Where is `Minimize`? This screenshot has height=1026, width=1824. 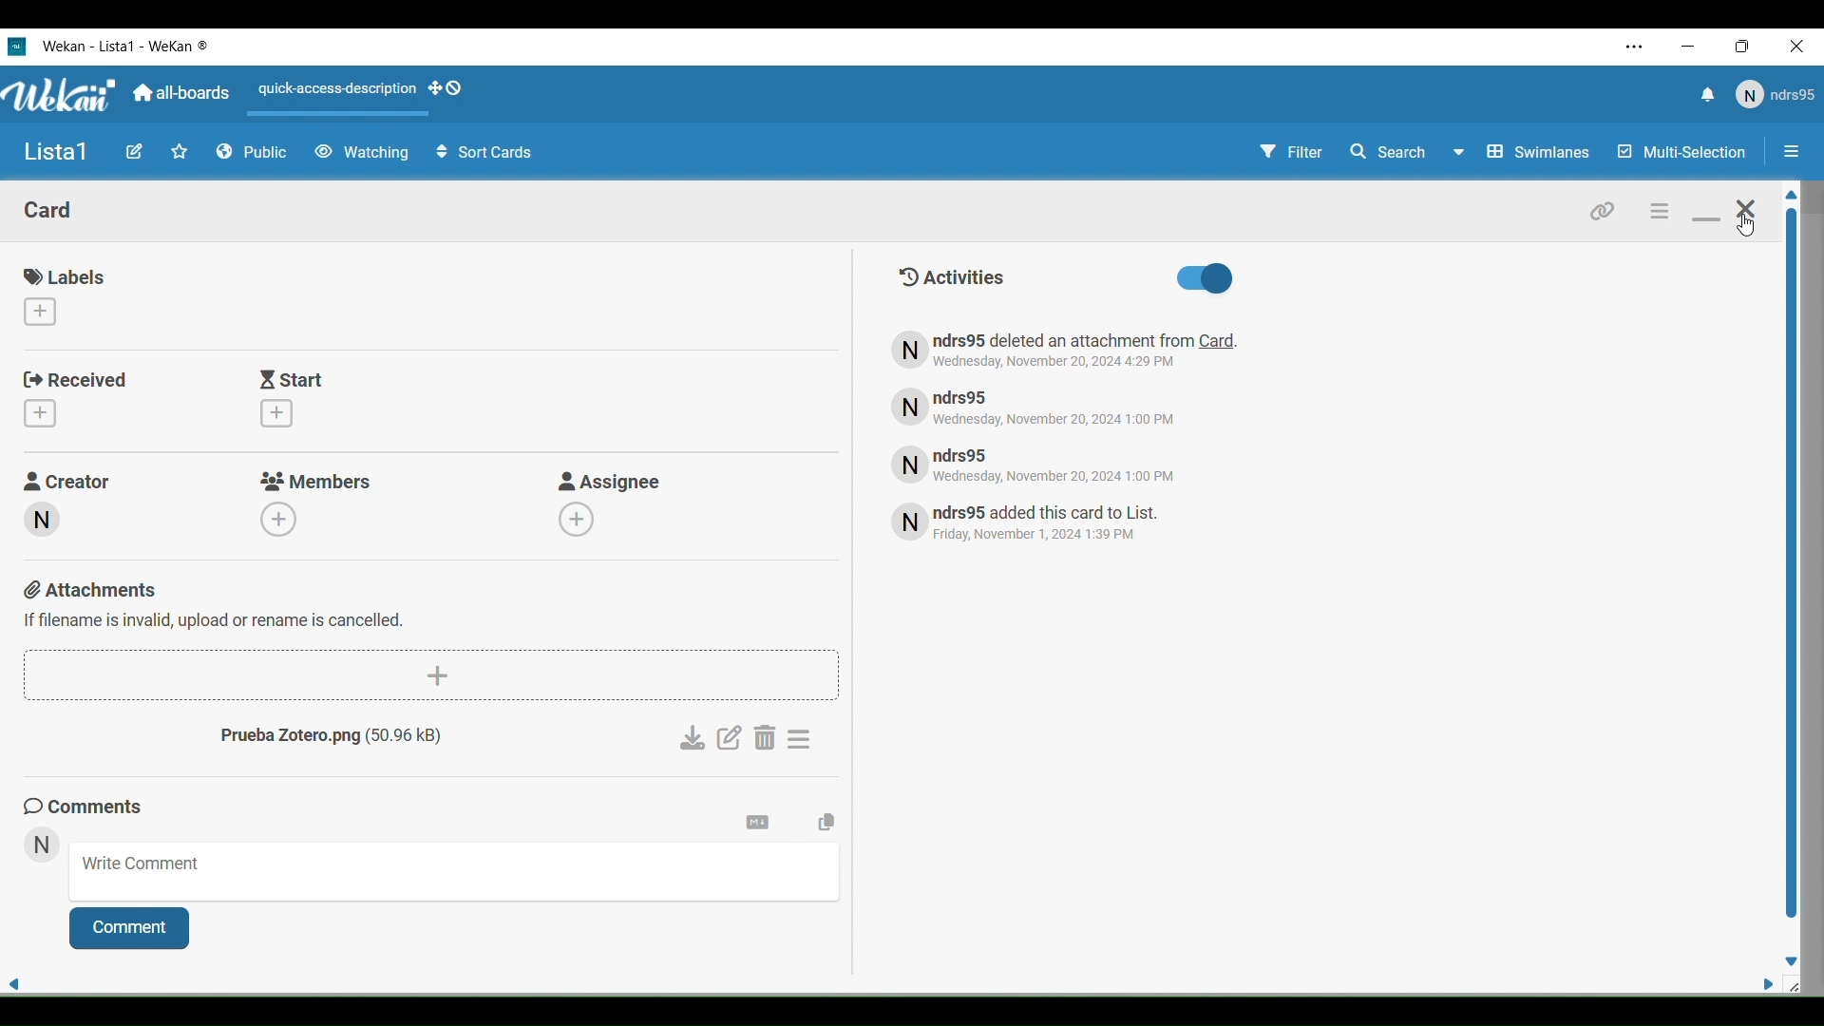
Minimize is located at coordinates (1690, 47).